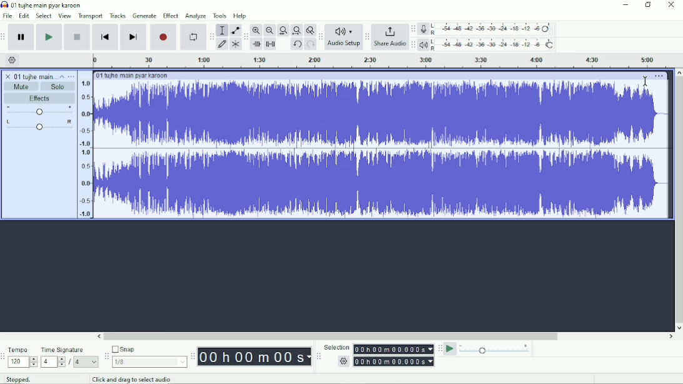 The image size is (683, 384). Describe the element at coordinates (105, 38) in the screenshot. I see `Skip to start` at that location.